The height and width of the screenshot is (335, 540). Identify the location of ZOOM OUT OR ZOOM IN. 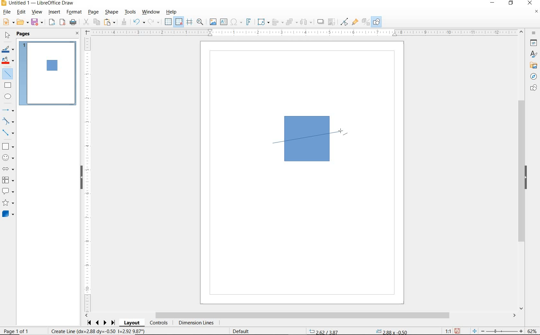
(498, 330).